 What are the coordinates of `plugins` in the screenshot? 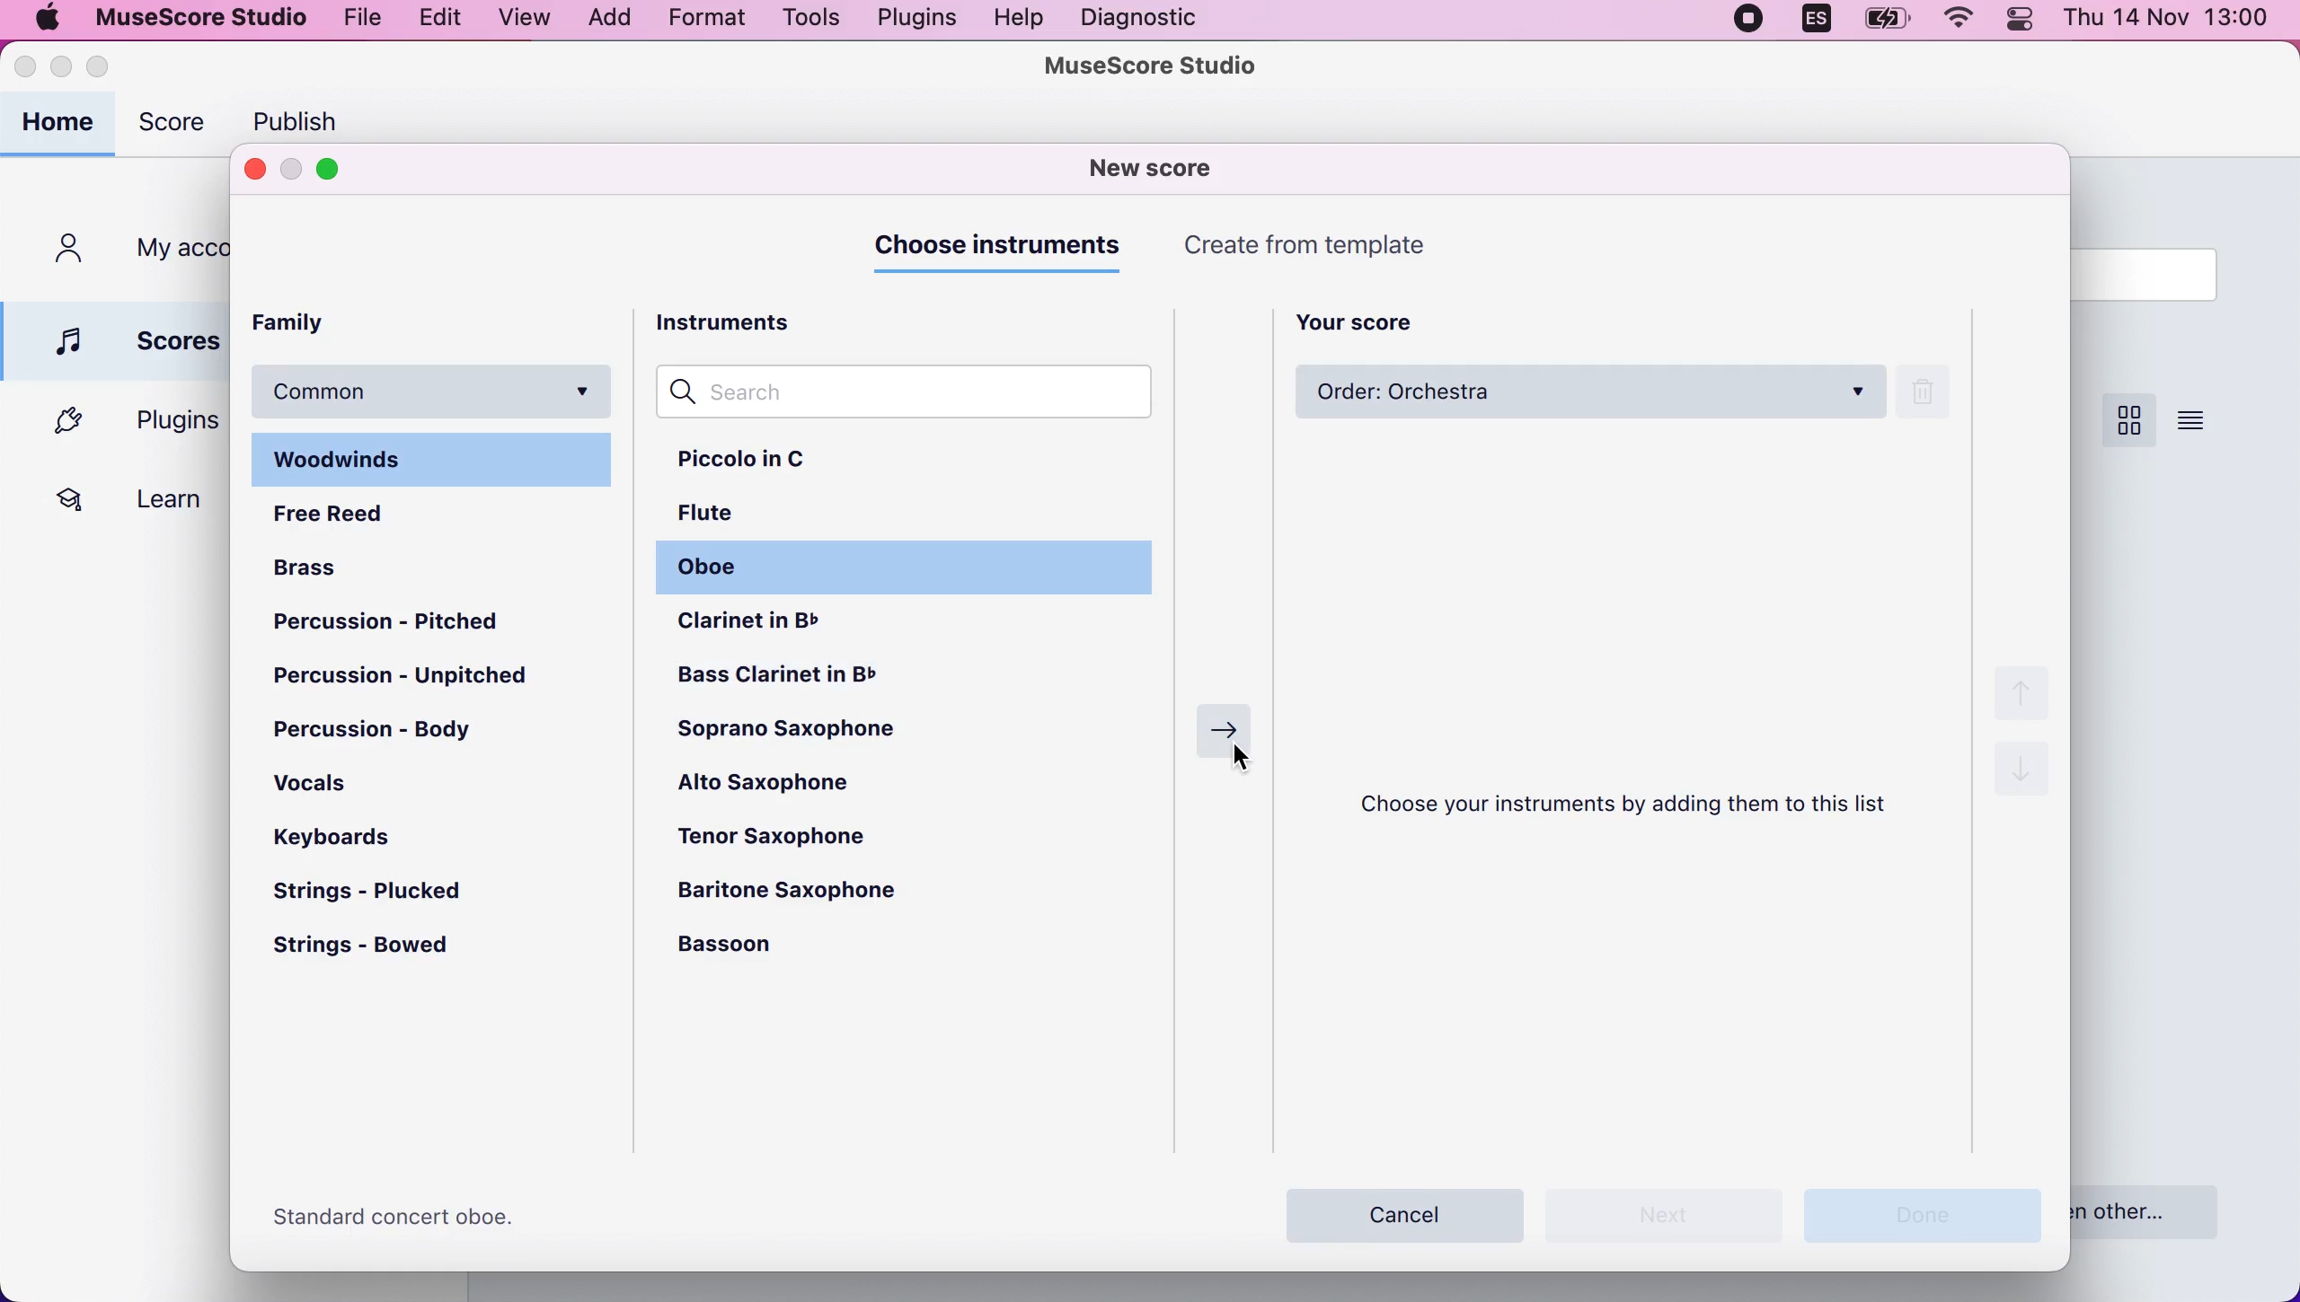 It's located at (124, 422).